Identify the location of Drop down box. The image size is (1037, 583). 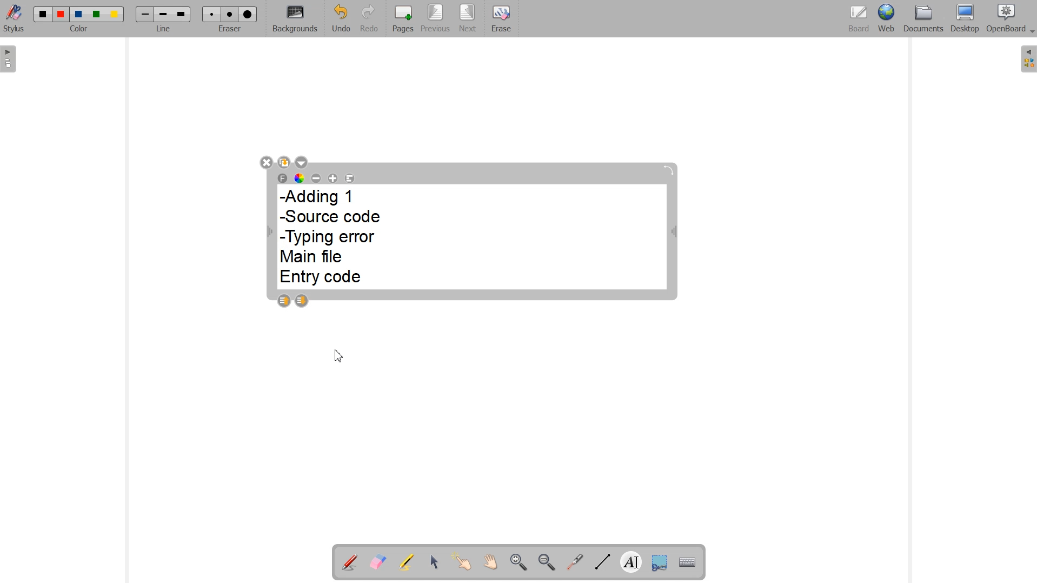
(303, 162).